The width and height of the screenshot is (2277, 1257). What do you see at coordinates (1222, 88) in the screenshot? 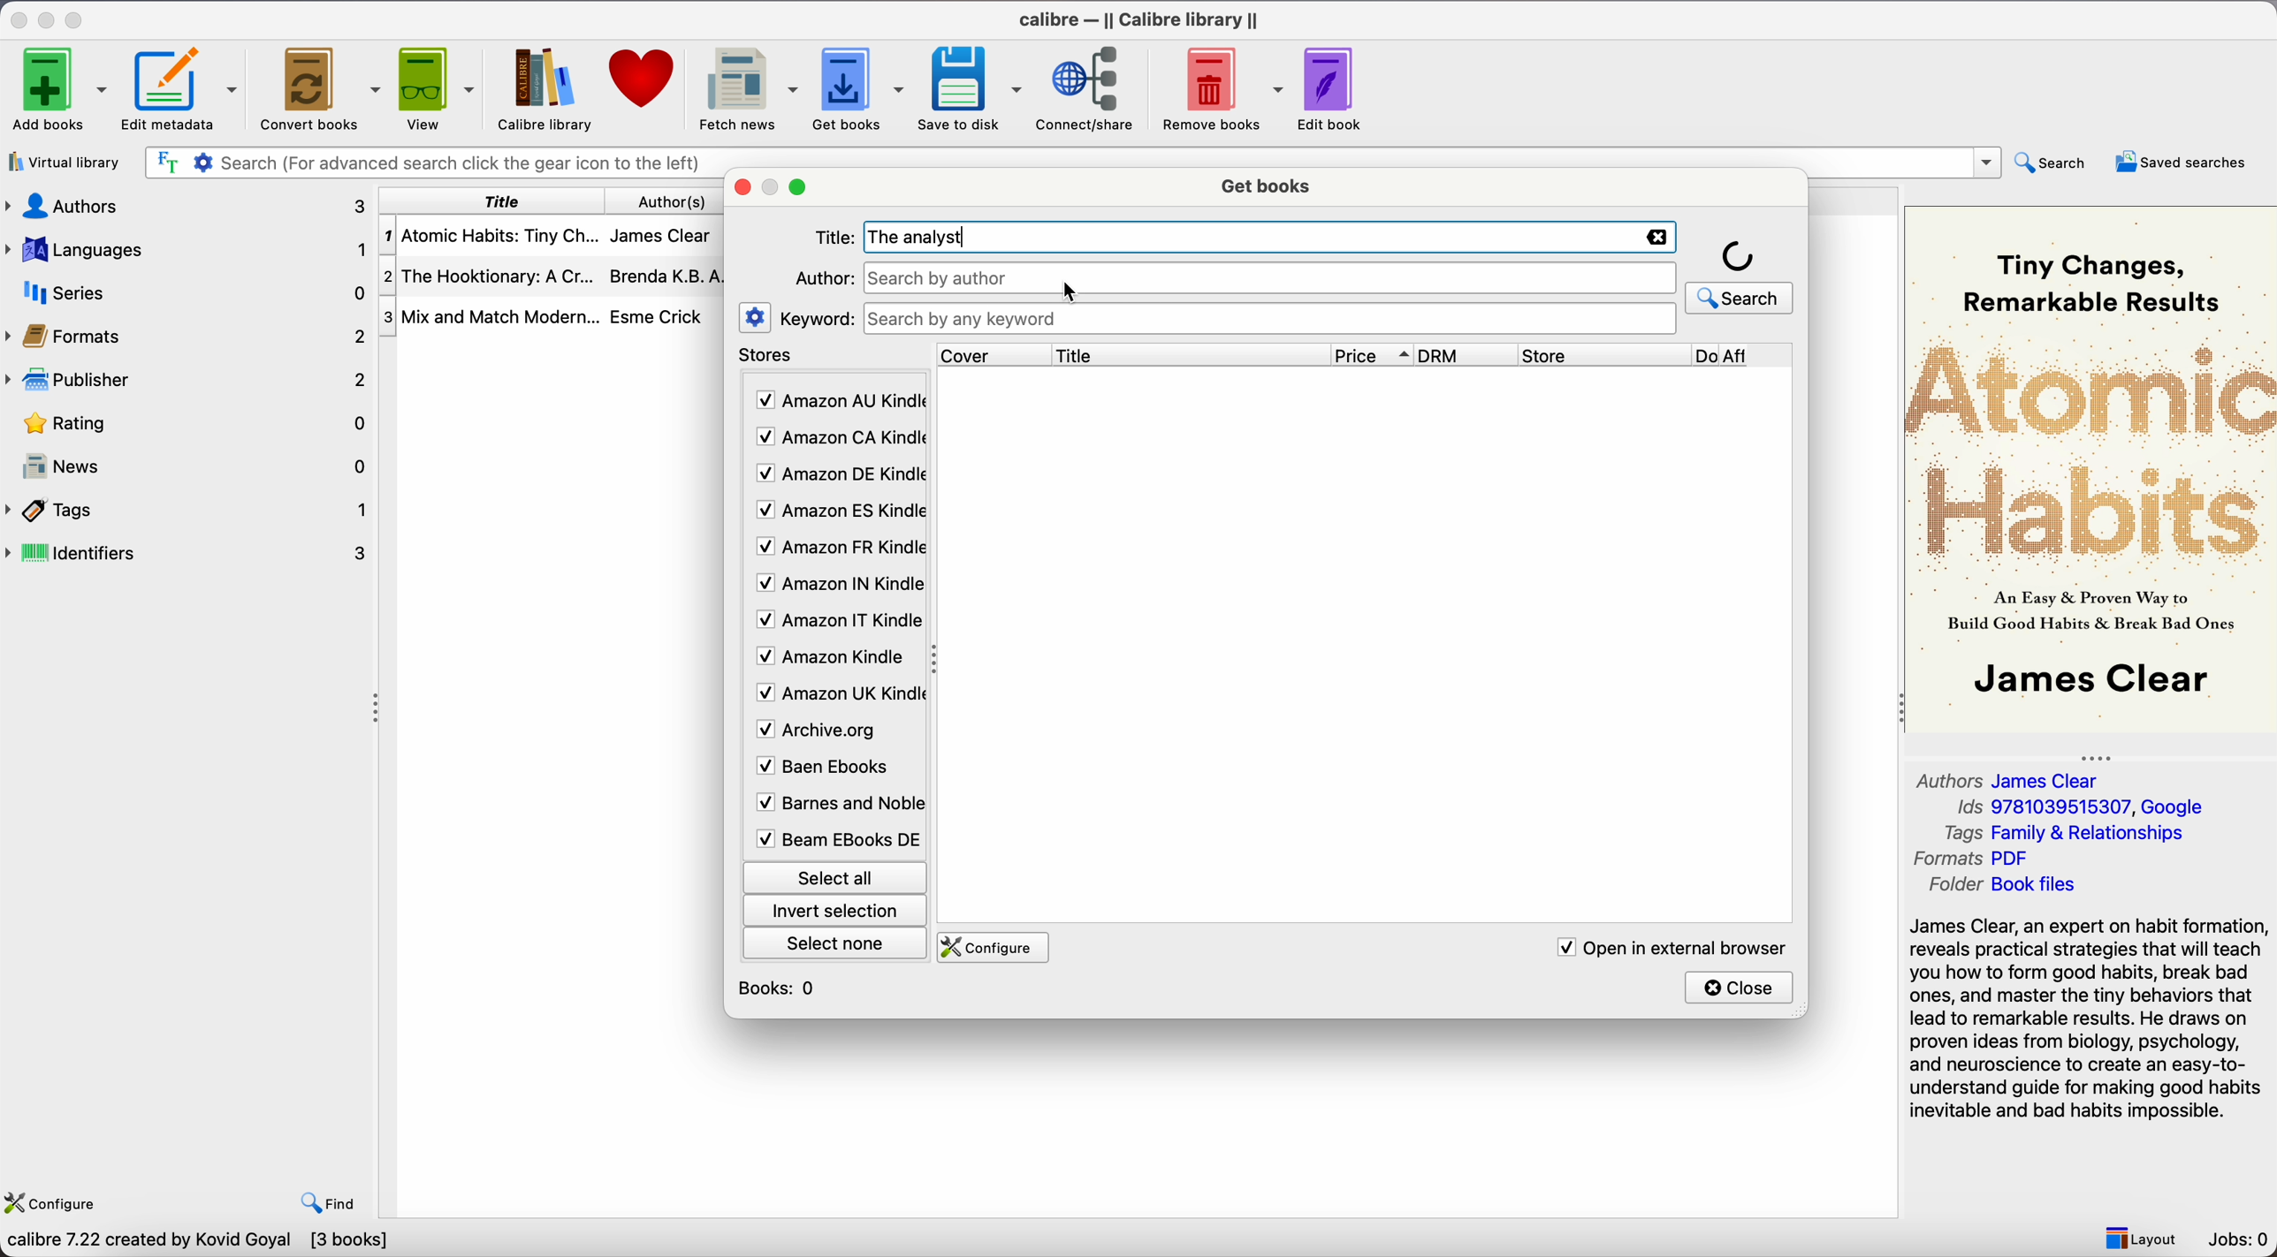
I see `remove books` at bounding box center [1222, 88].